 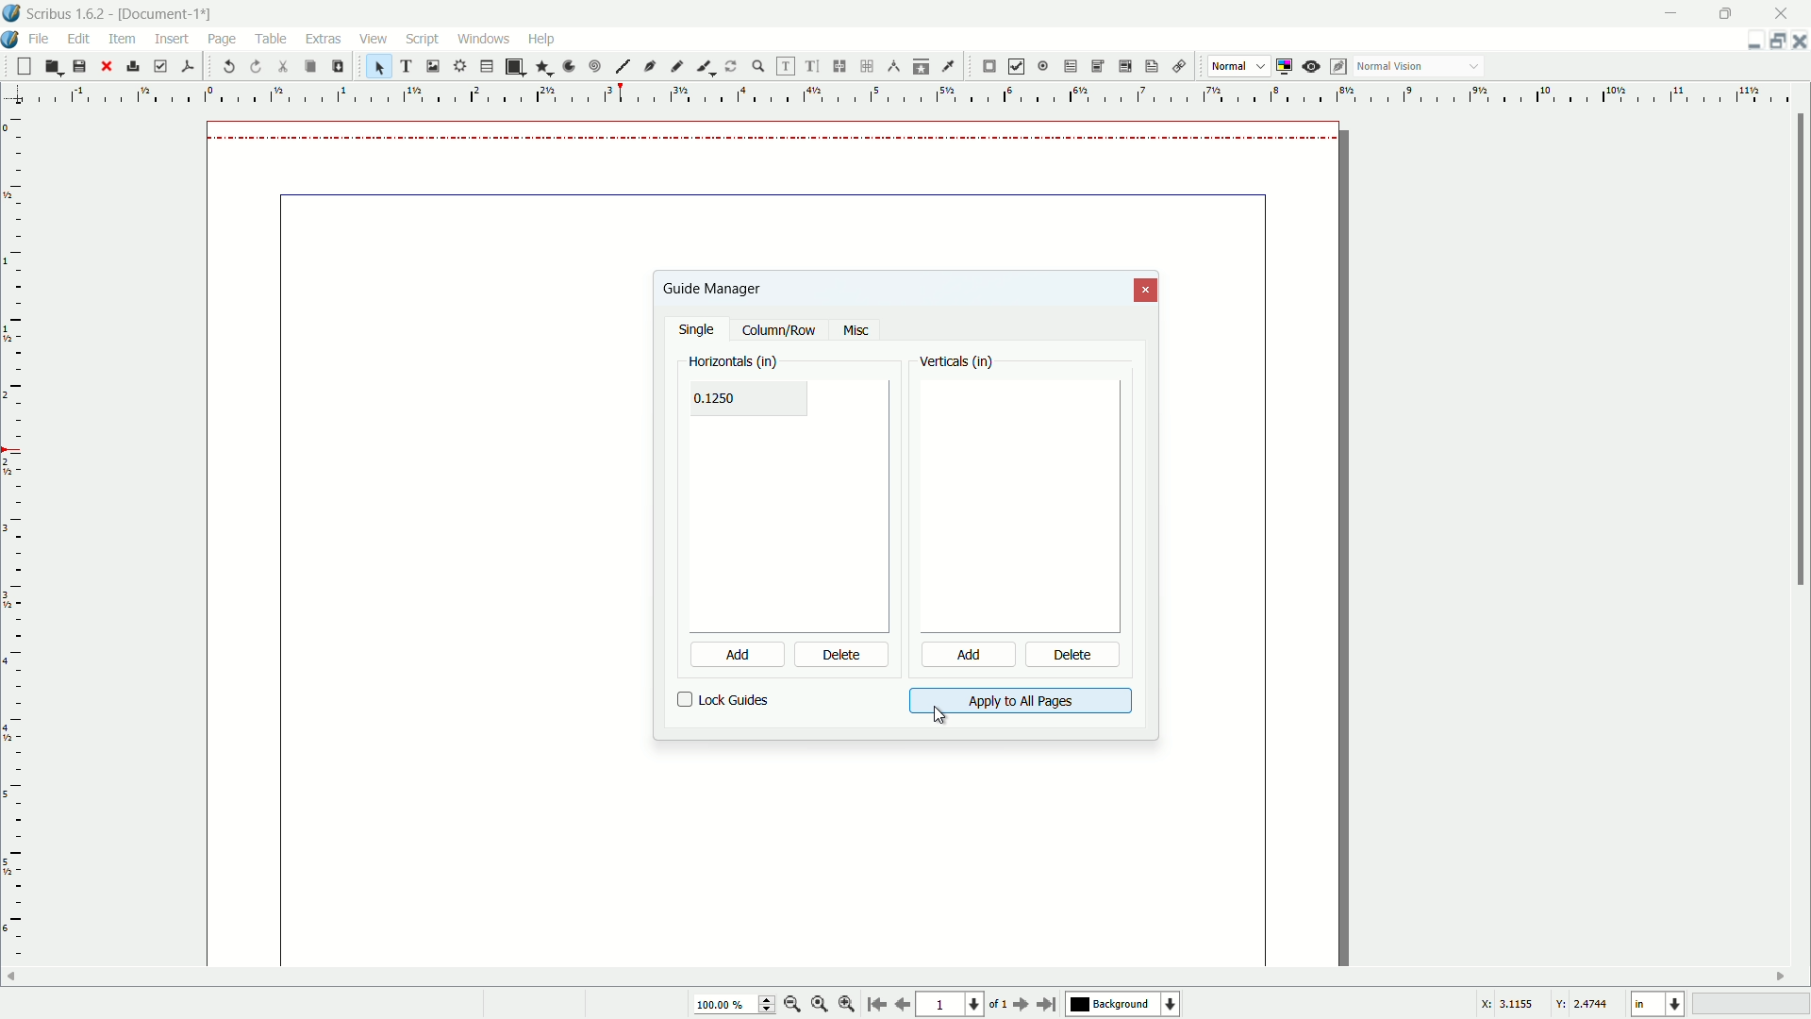 What do you see at coordinates (813, 67) in the screenshot?
I see `edit text with story editor` at bounding box center [813, 67].